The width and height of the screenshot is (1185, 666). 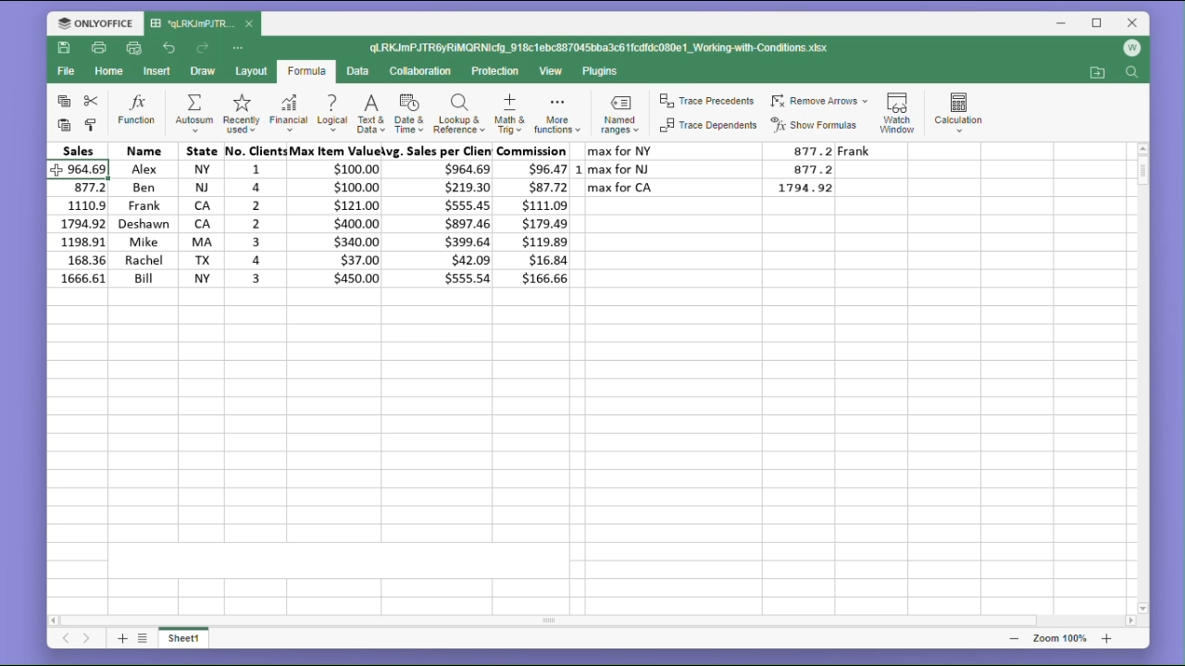 What do you see at coordinates (717, 168) in the screenshot?
I see `max for NJ 877.2` at bounding box center [717, 168].